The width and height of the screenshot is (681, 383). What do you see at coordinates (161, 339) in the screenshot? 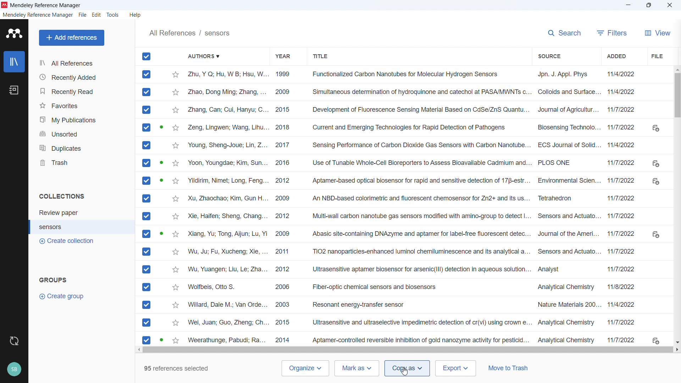
I see `PDF available` at bounding box center [161, 339].